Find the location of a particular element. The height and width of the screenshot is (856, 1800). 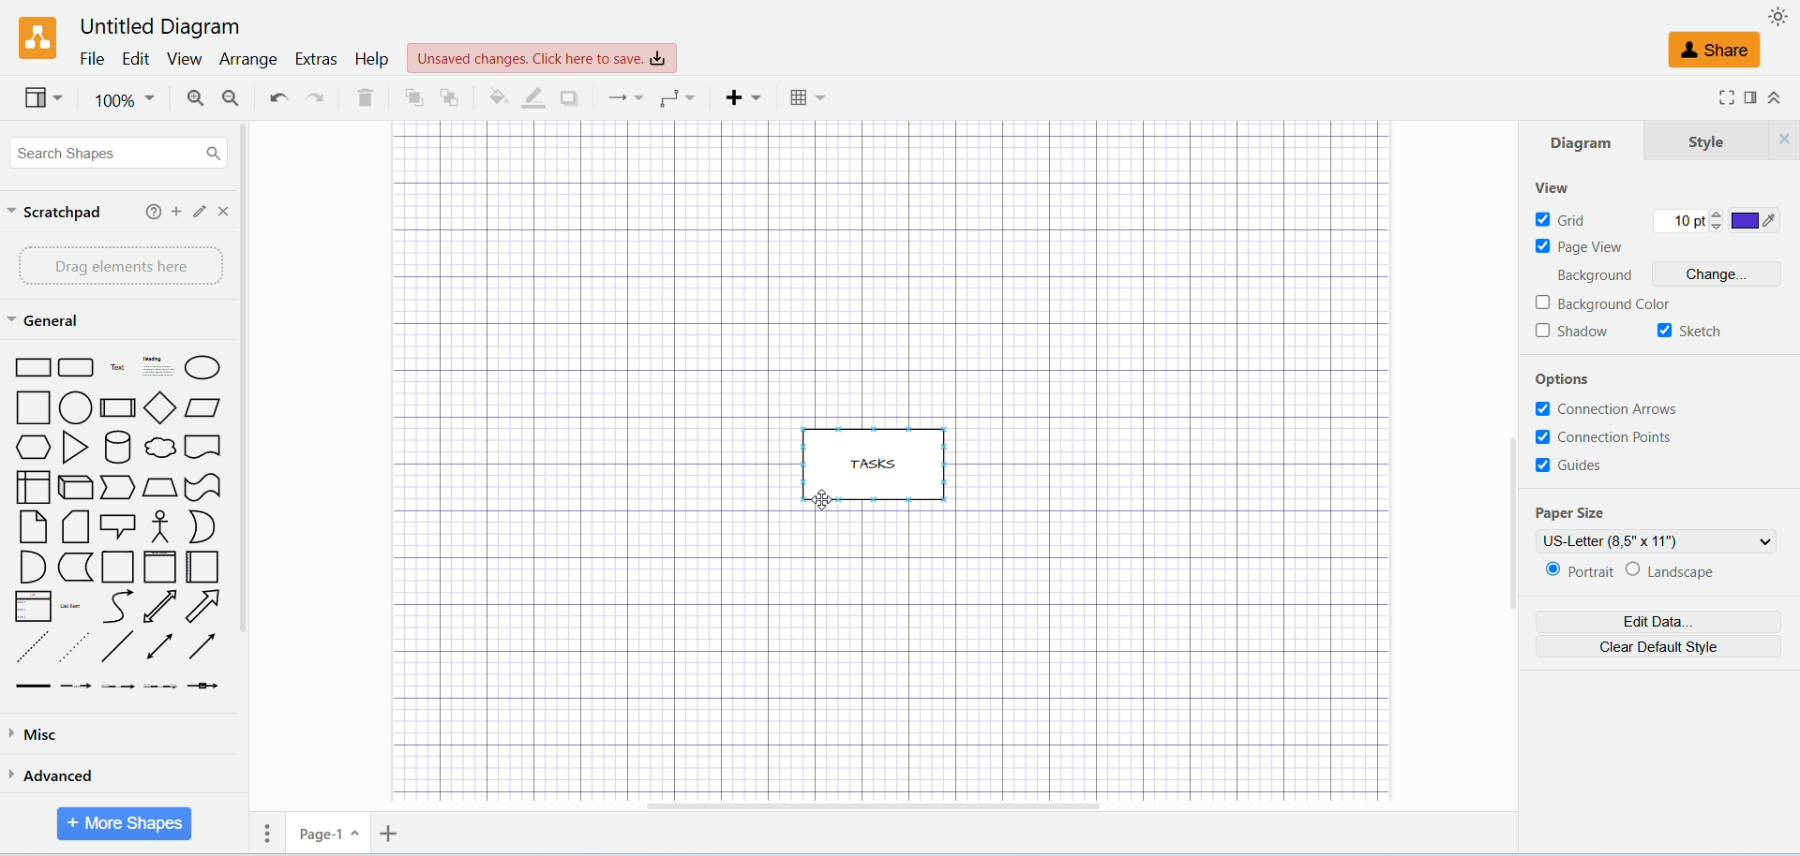

Circle is located at coordinates (77, 407).